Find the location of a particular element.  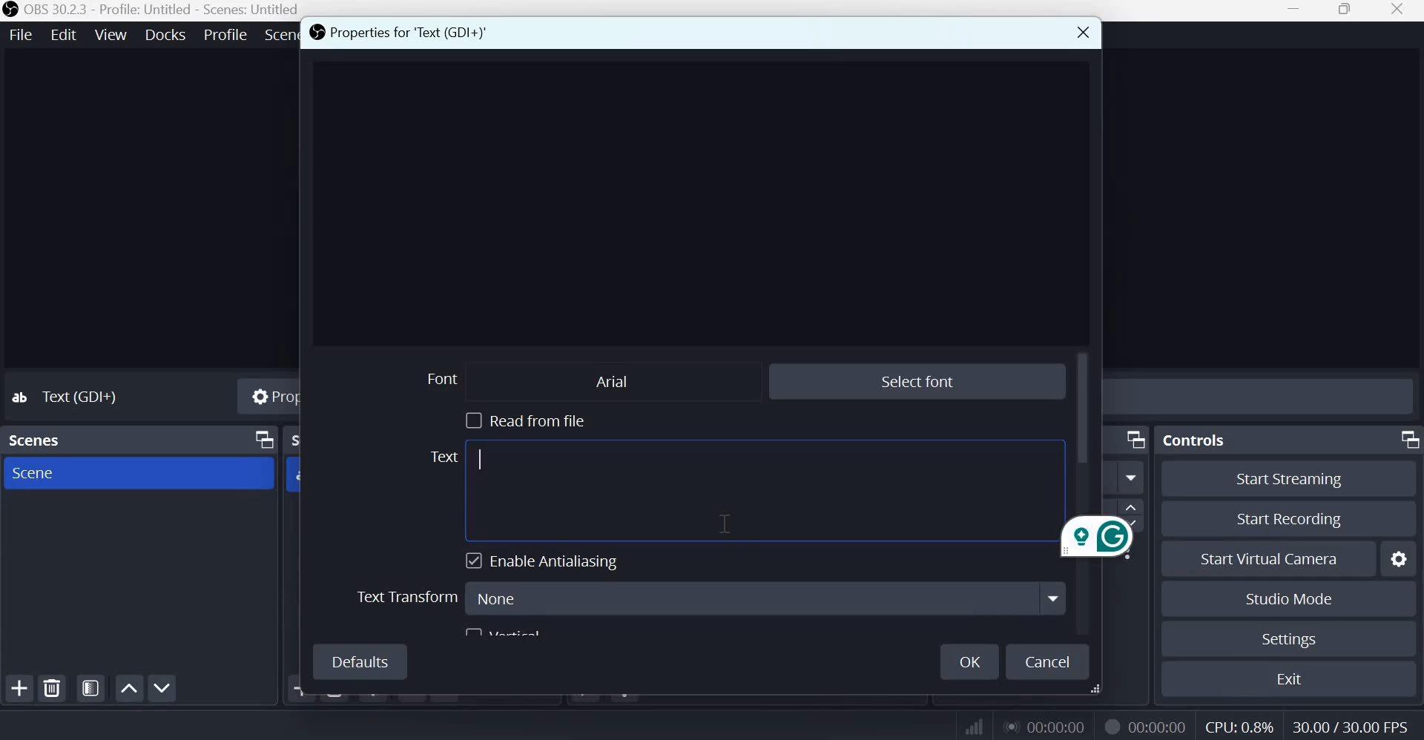

Configure virtual camera is located at coordinates (1399, 559).